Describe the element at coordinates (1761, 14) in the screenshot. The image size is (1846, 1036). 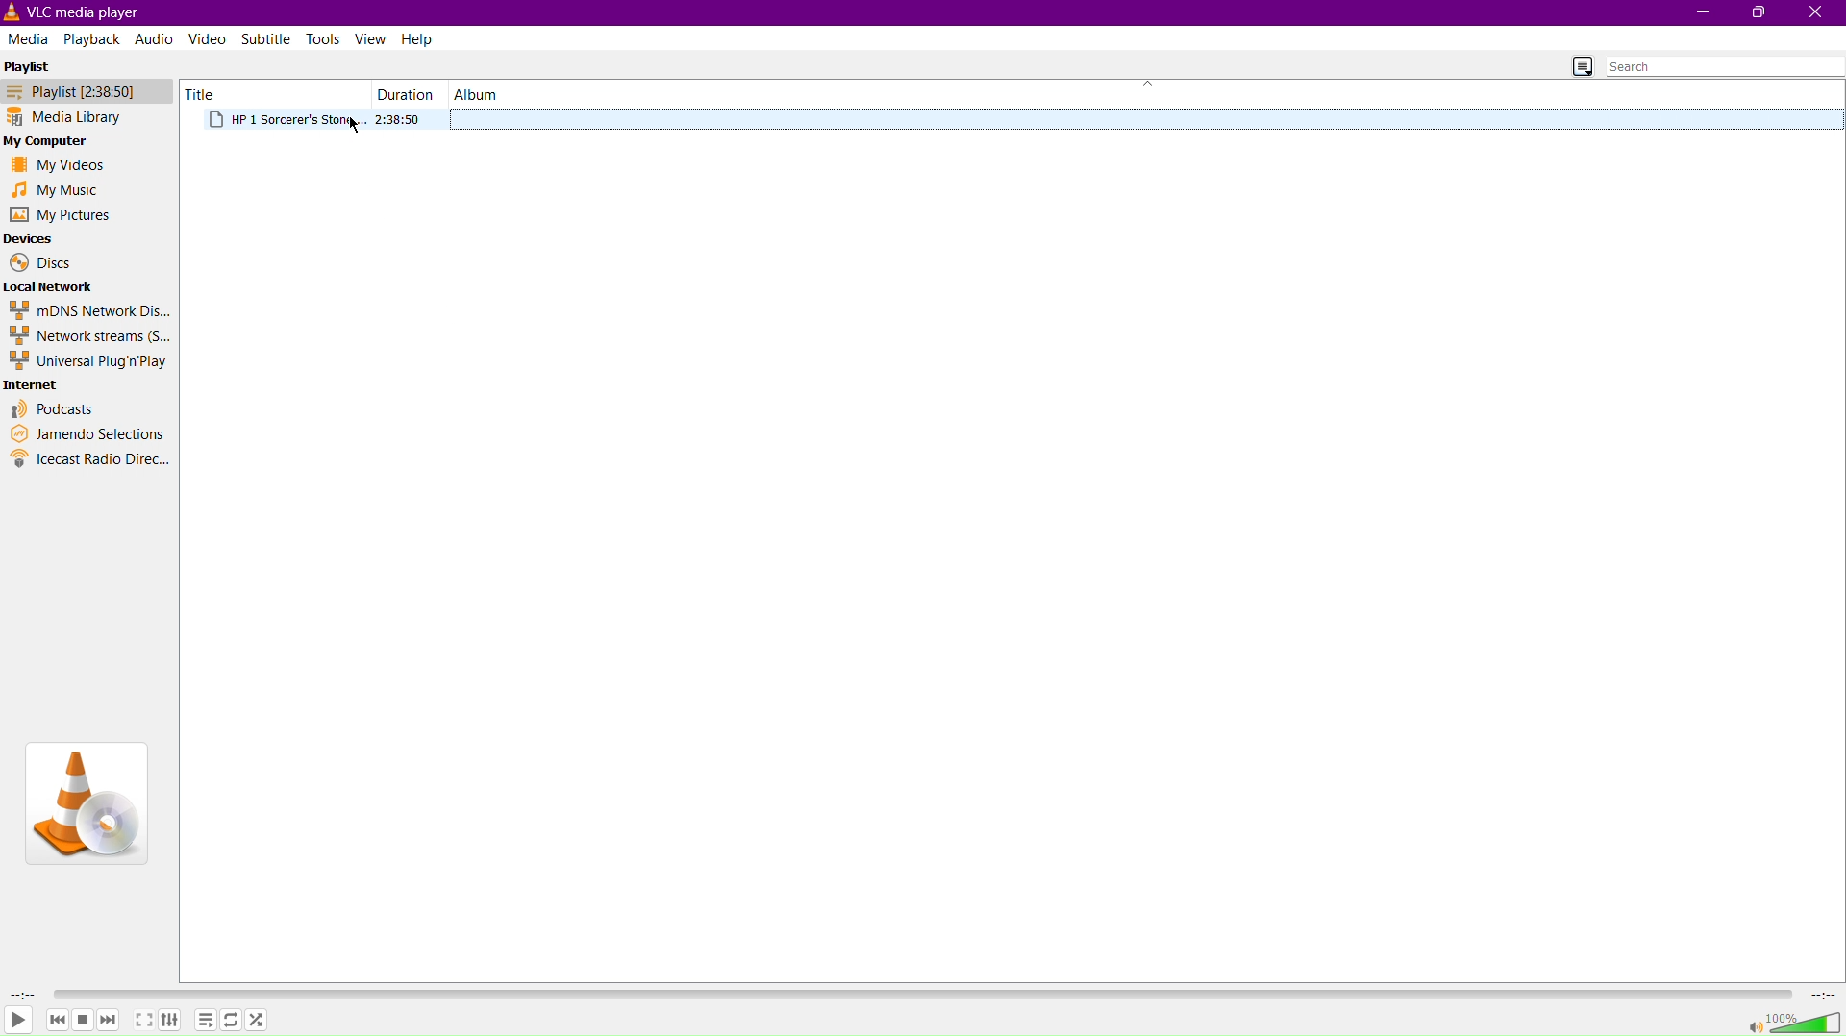
I see `Maximize` at that location.